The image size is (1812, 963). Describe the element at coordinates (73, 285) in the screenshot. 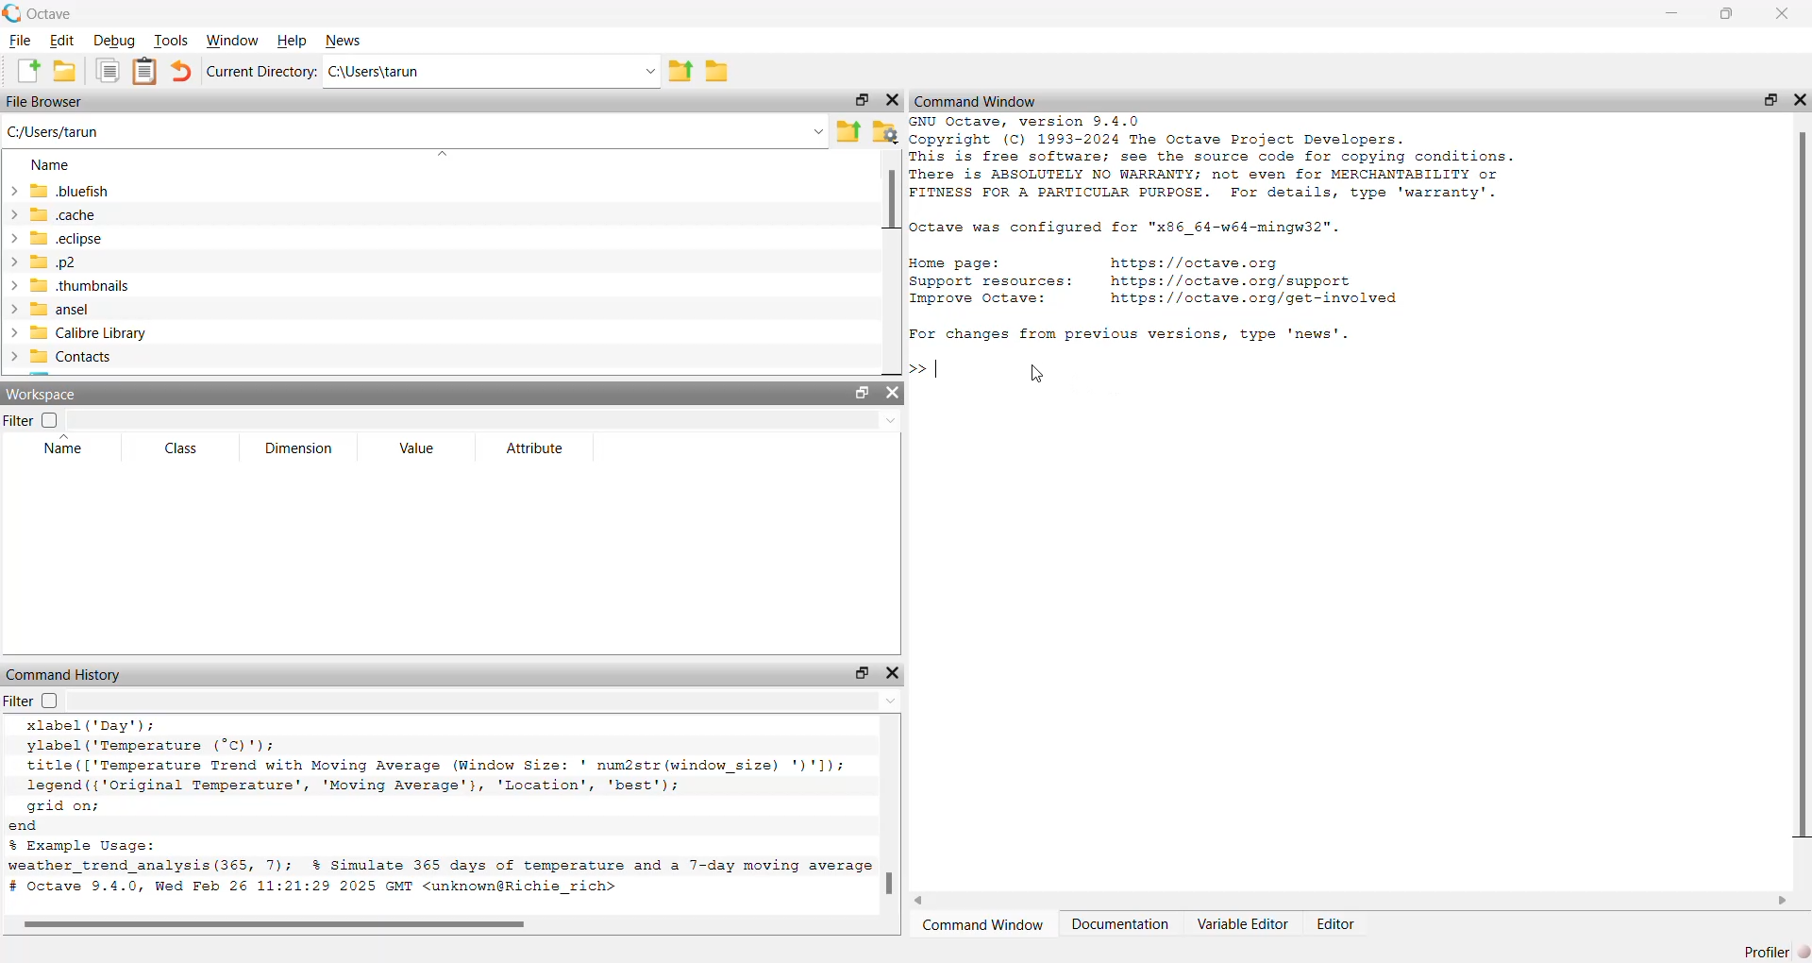

I see `thumbnails` at that location.